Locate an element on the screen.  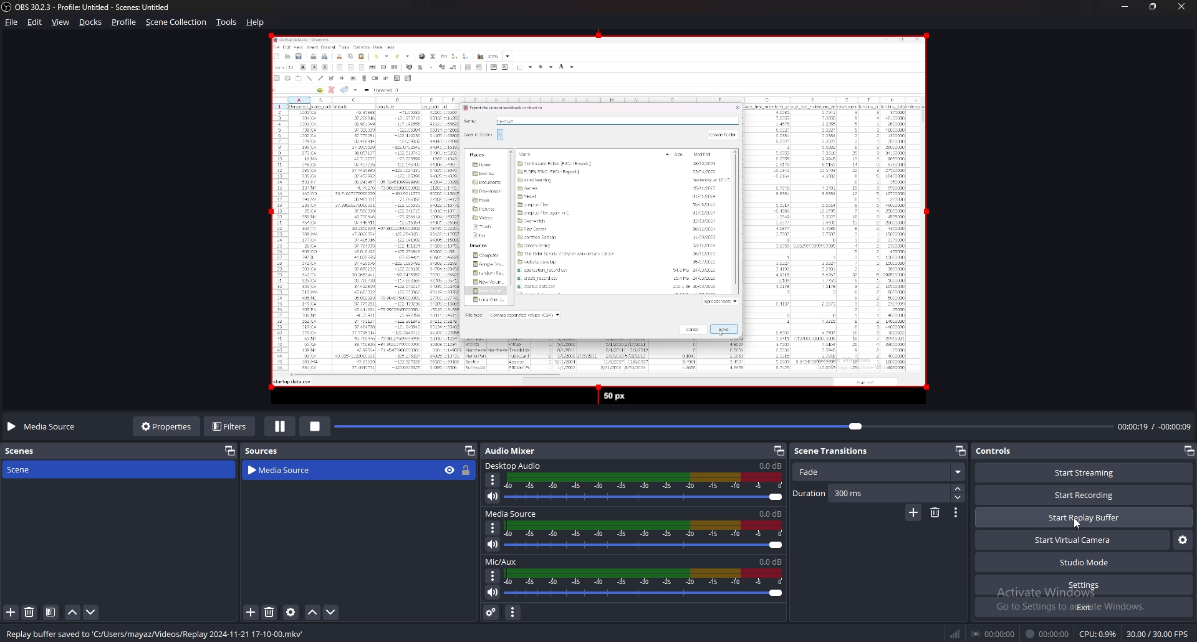
start replay buffer is located at coordinates (1084, 516).